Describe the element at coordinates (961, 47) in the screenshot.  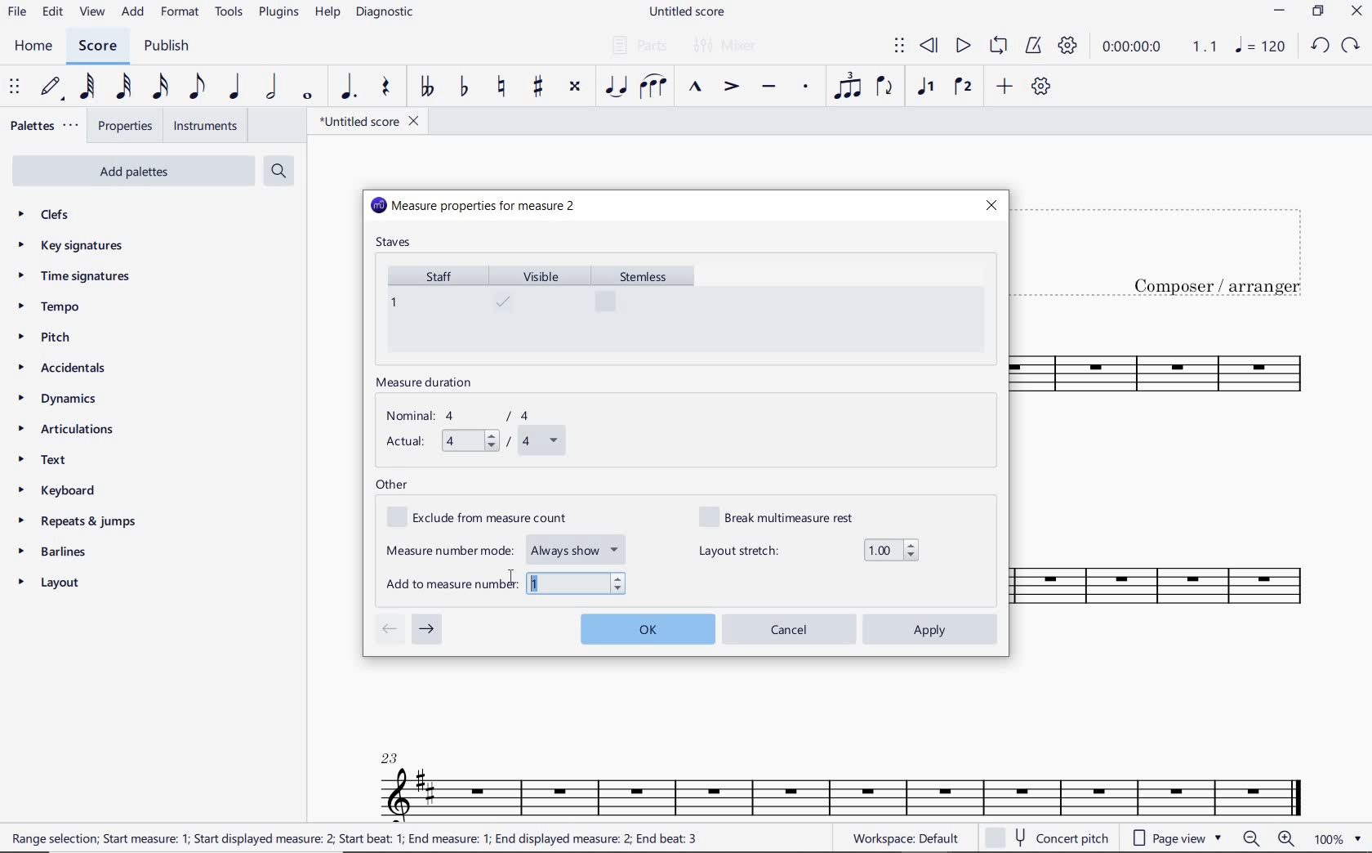
I see `PLAY` at that location.